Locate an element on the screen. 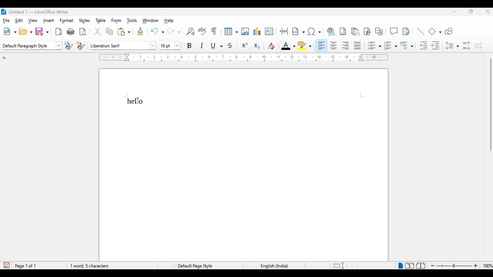 The height and width of the screenshot is (277, 493). align center is located at coordinates (334, 46).